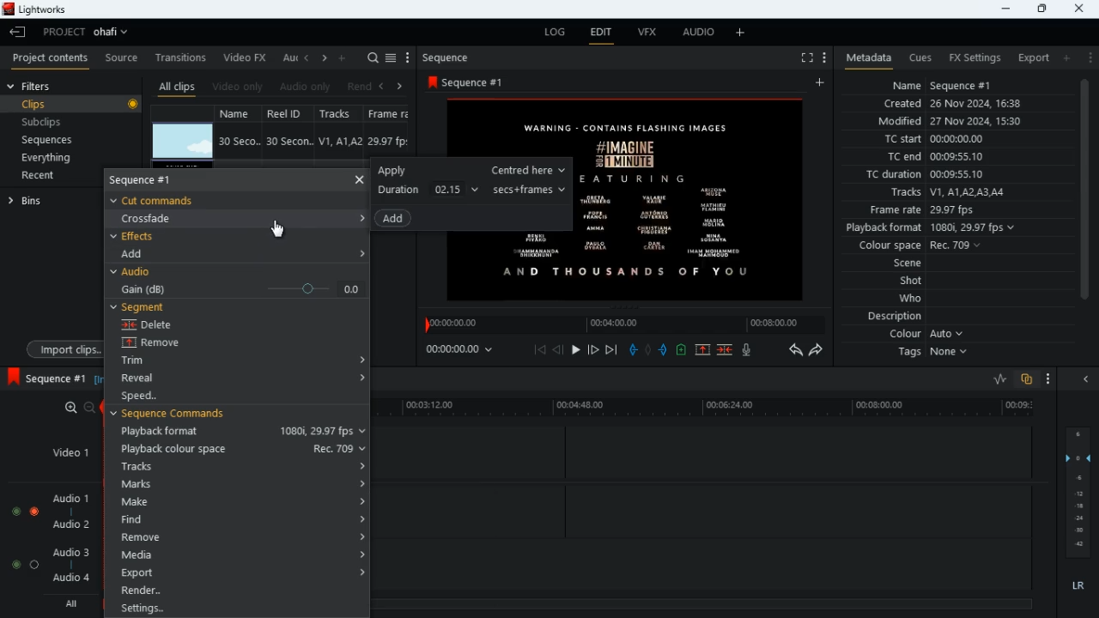 This screenshot has height=618, width=1099. What do you see at coordinates (240, 140) in the screenshot?
I see `30 seco..` at bounding box center [240, 140].